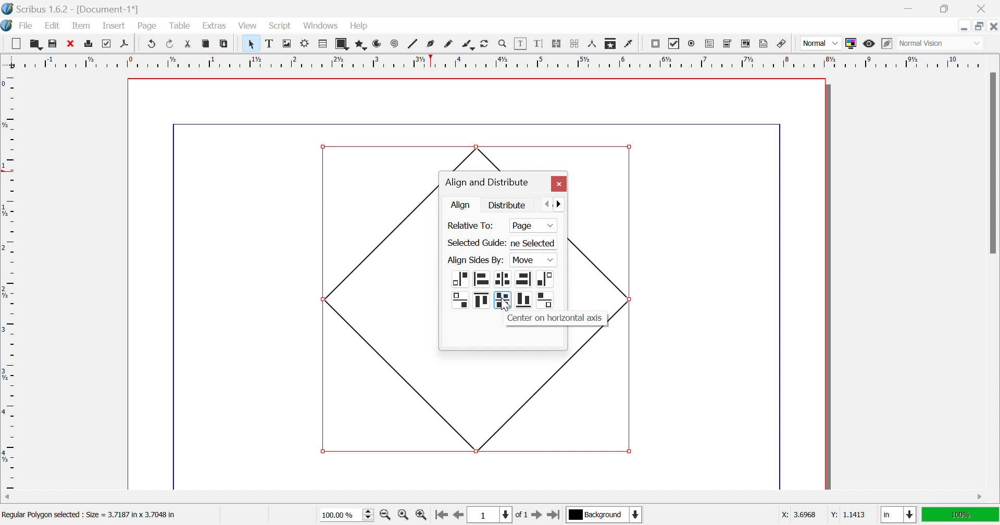 Image resolution: width=1000 pixels, height=525 pixels. I want to click on Go to the last page, so click(553, 517).